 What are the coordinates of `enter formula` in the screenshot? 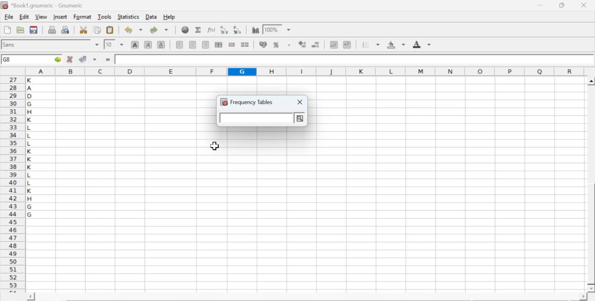 It's located at (109, 60).